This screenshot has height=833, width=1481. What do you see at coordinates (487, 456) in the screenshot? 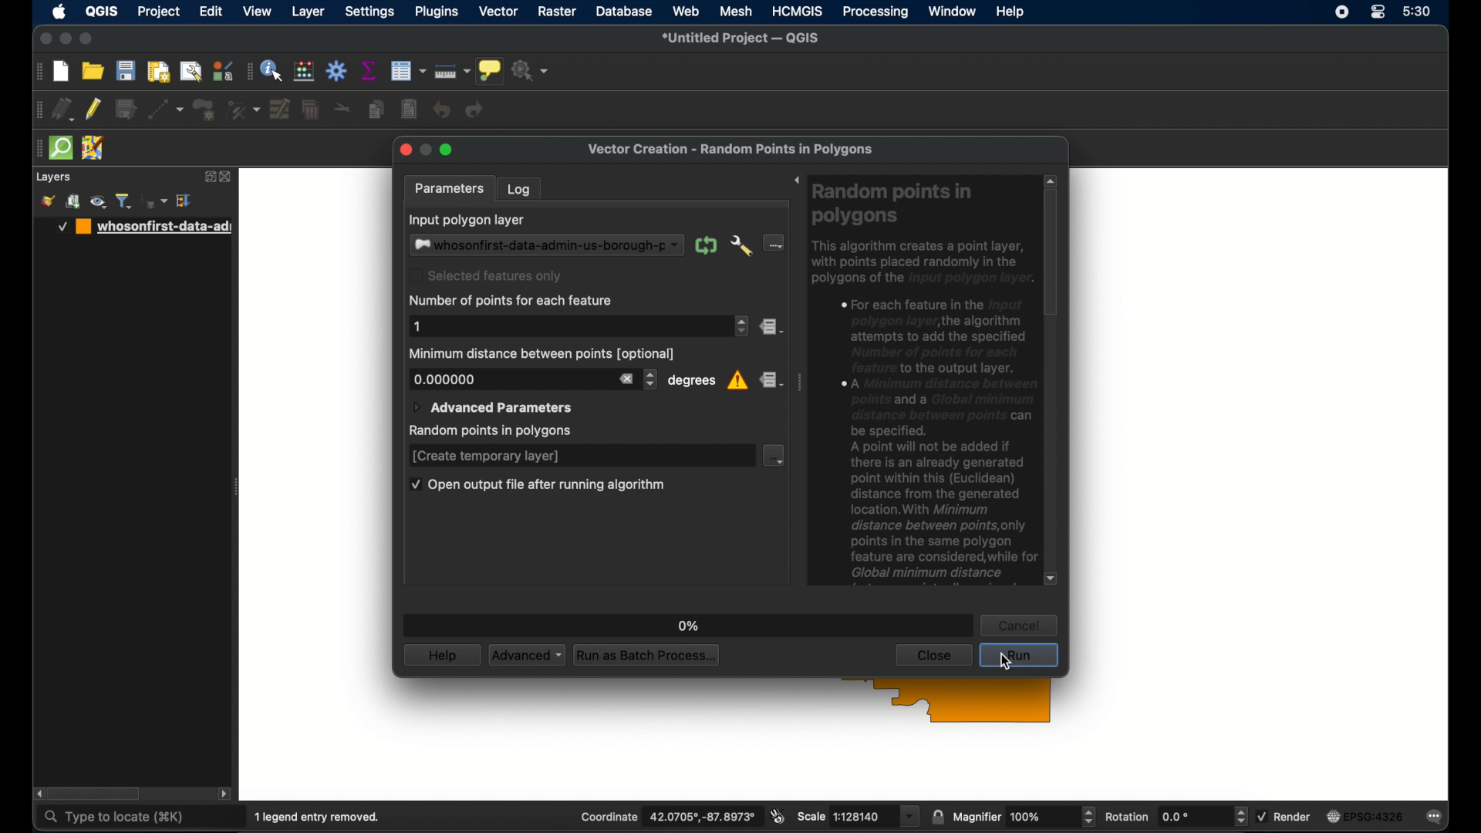
I see `create temporary layer` at bounding box center [487, 456].